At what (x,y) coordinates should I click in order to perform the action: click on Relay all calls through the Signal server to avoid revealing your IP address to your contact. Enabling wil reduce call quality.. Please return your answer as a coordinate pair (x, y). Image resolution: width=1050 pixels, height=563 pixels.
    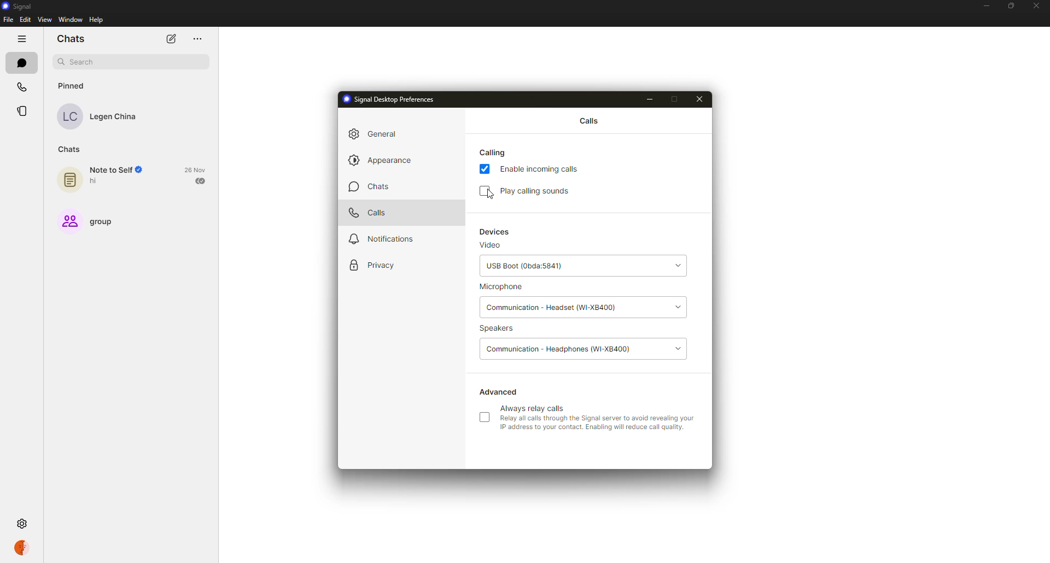
    Looking at the image, I should click on (597, 423).